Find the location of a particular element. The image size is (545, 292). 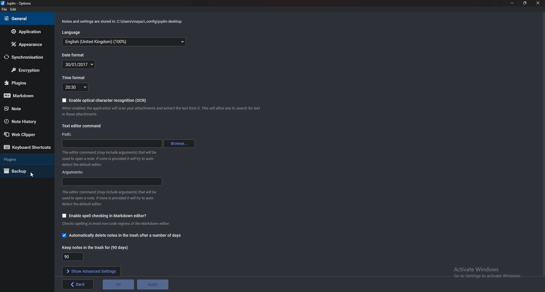

Info is located at coordinates (112, 197).